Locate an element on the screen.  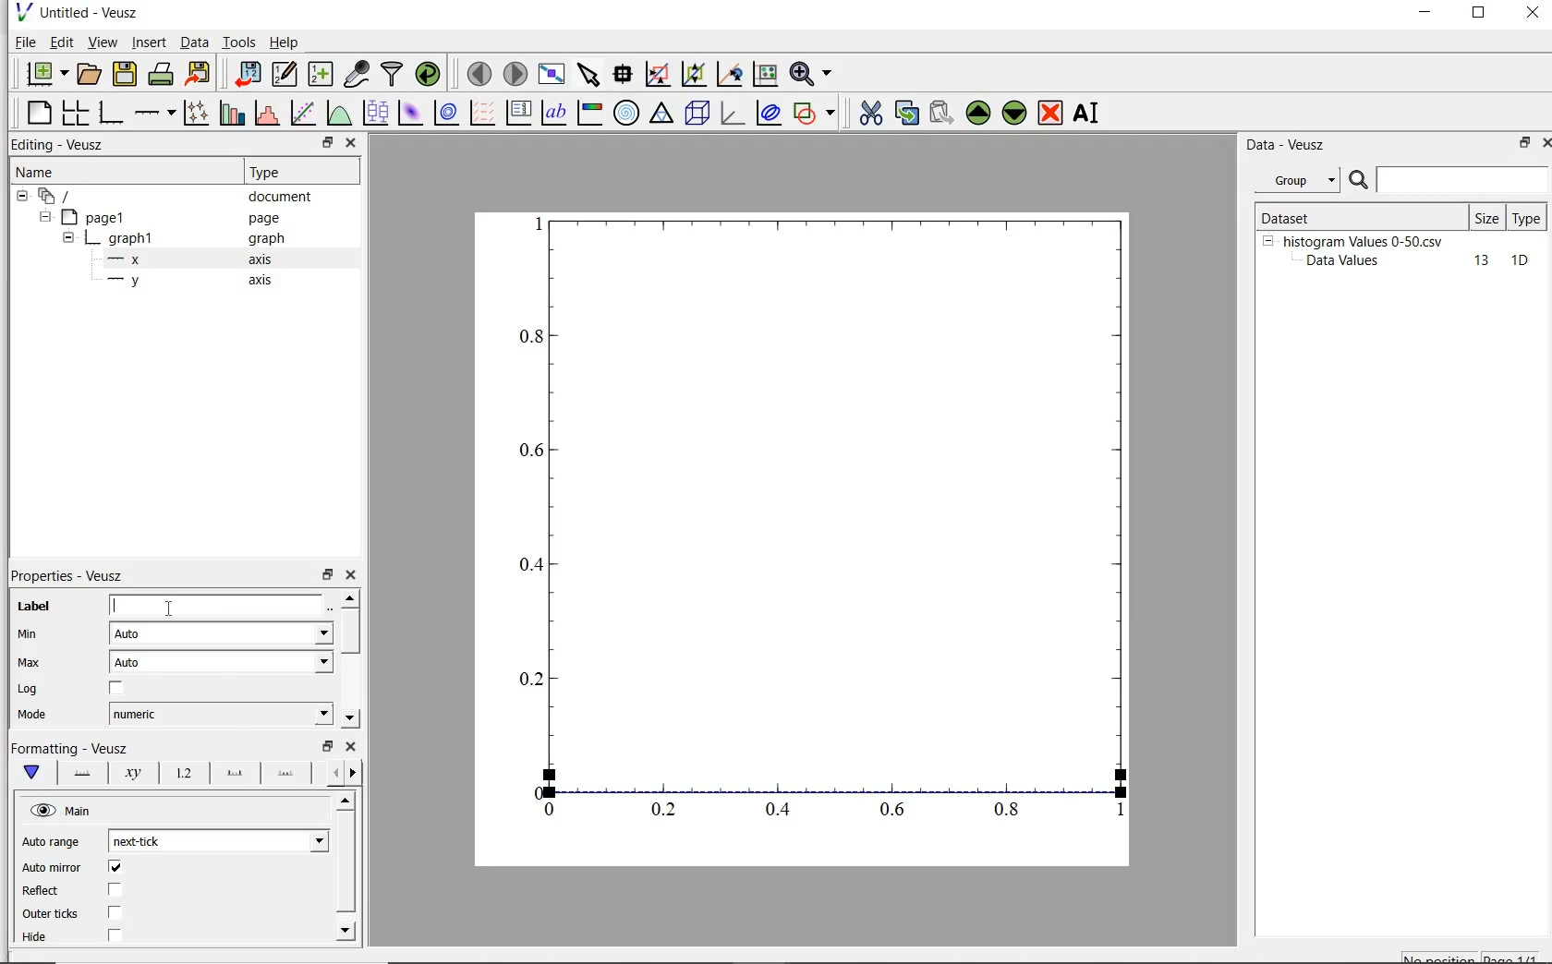
3d scene is located at coordinates (697, 114).